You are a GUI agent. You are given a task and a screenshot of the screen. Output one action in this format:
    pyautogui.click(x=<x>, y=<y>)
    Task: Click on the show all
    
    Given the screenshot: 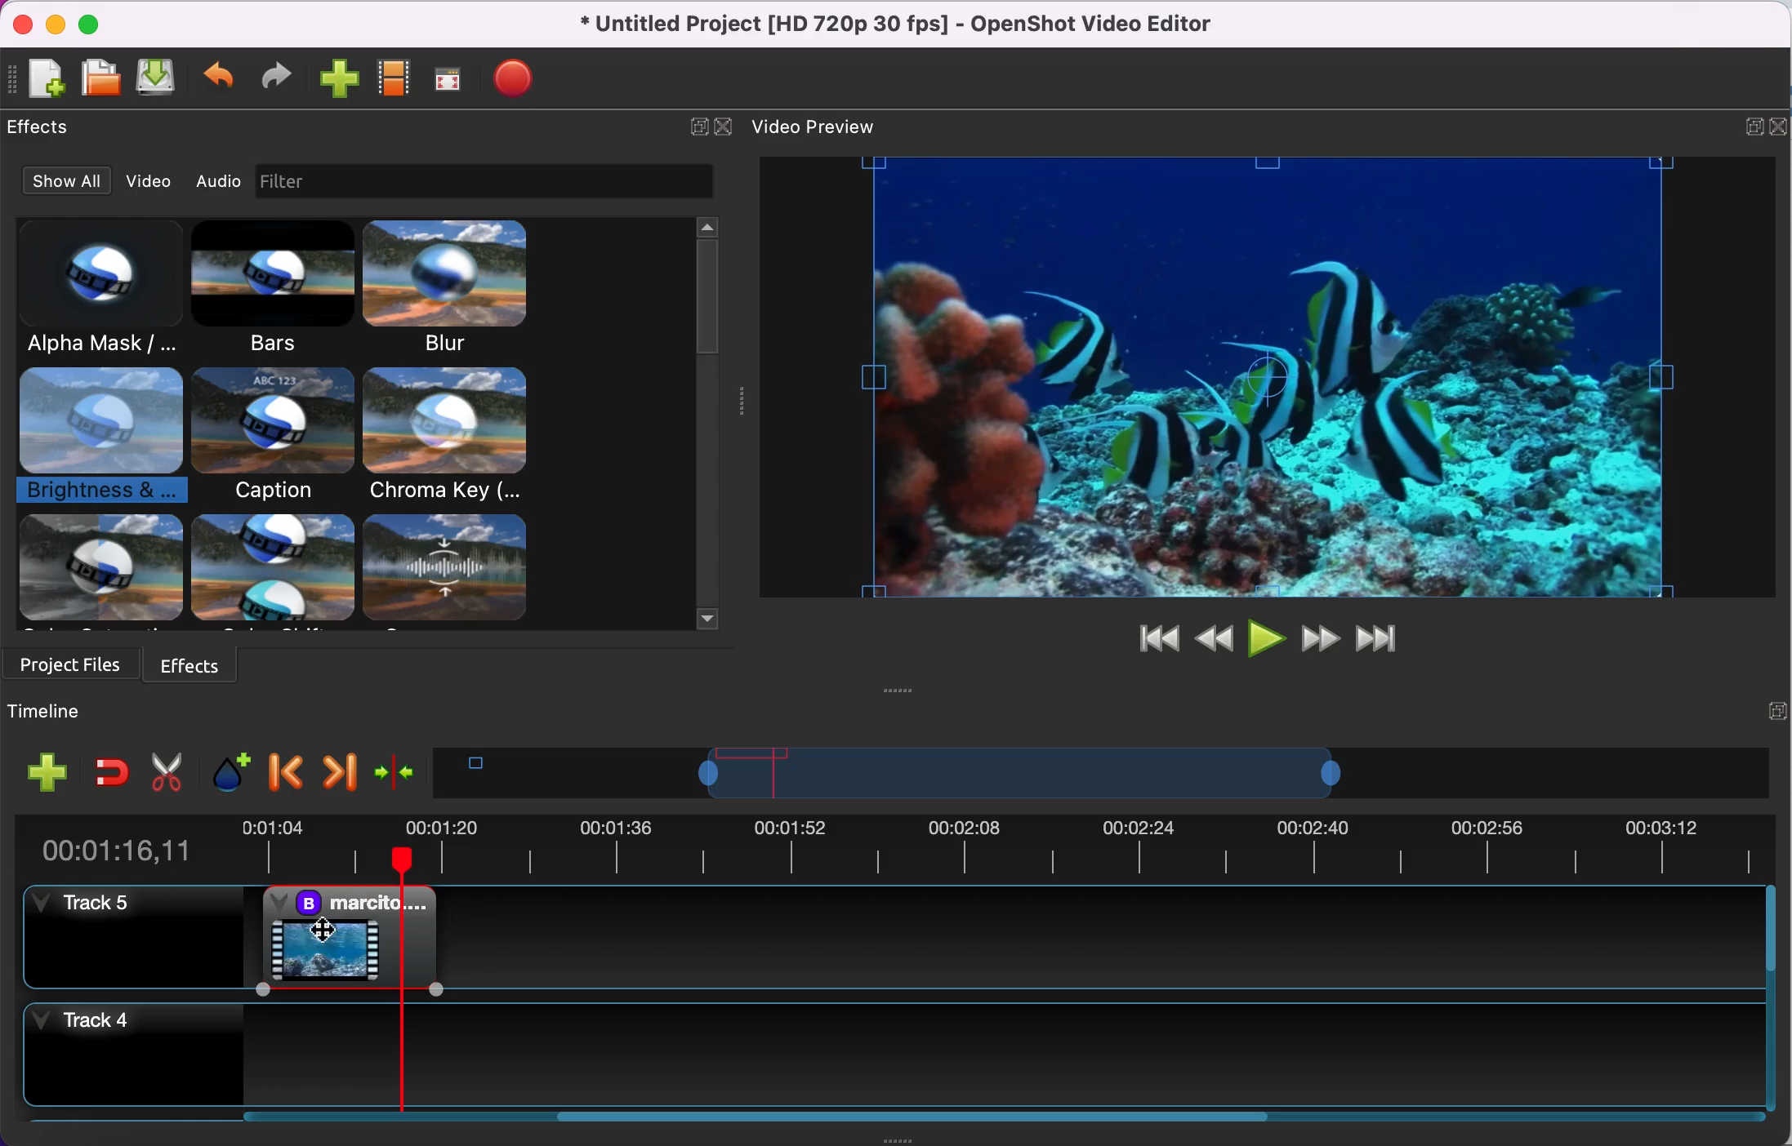 What is the action you would take?
    pyautogui.click(x=58, y=182)
    